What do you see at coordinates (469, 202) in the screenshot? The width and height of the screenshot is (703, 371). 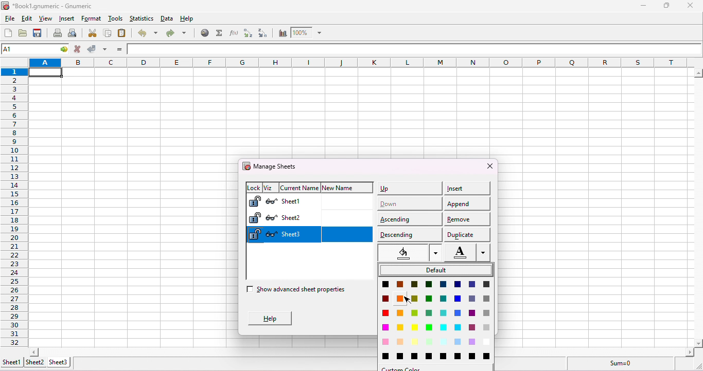 I see `append` at bounding box center [469, 202].